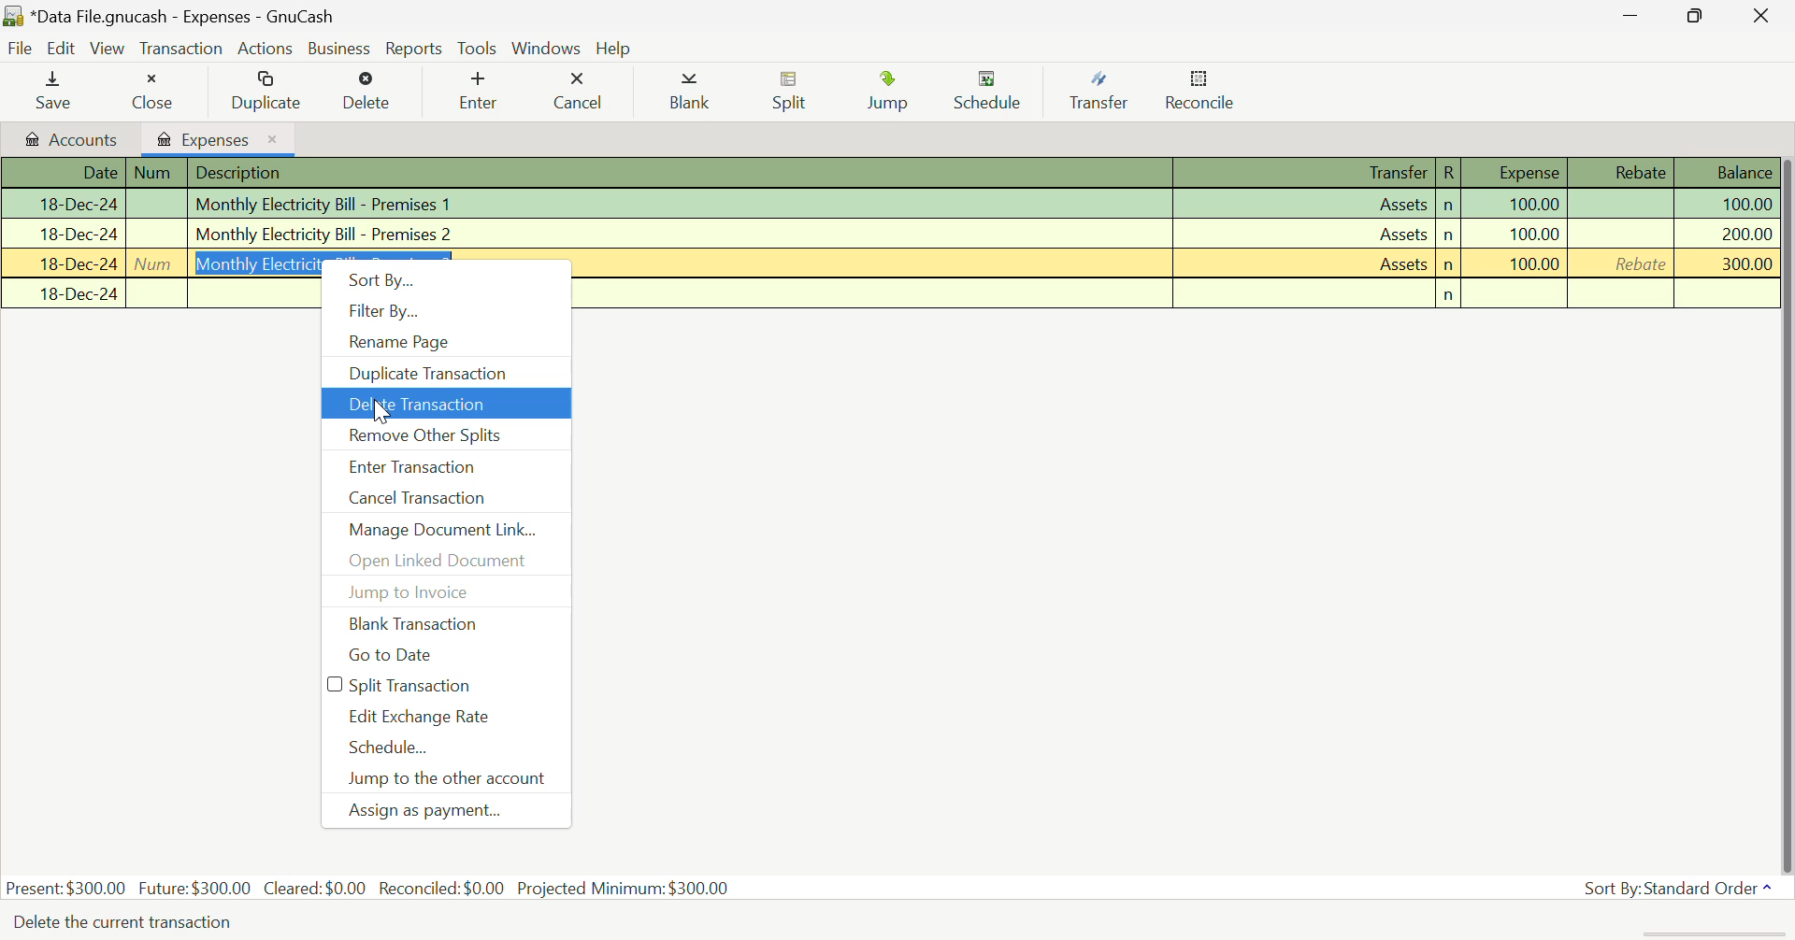  What do you see at coordinates (370, 890) in the screenshot?
I see `Present: $300.00 Future: $300.00 Cleared:$0.00 Reconciled: $0.00 Projected Minimum: $300.00` at bounding box center [370, 890].